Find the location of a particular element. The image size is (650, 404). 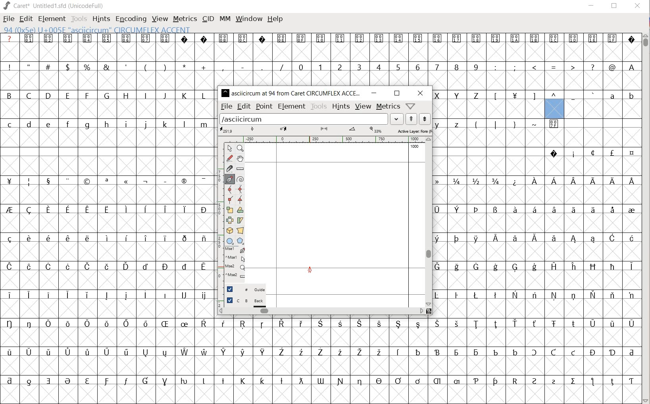

metrics is located at coordinates (388, 107).